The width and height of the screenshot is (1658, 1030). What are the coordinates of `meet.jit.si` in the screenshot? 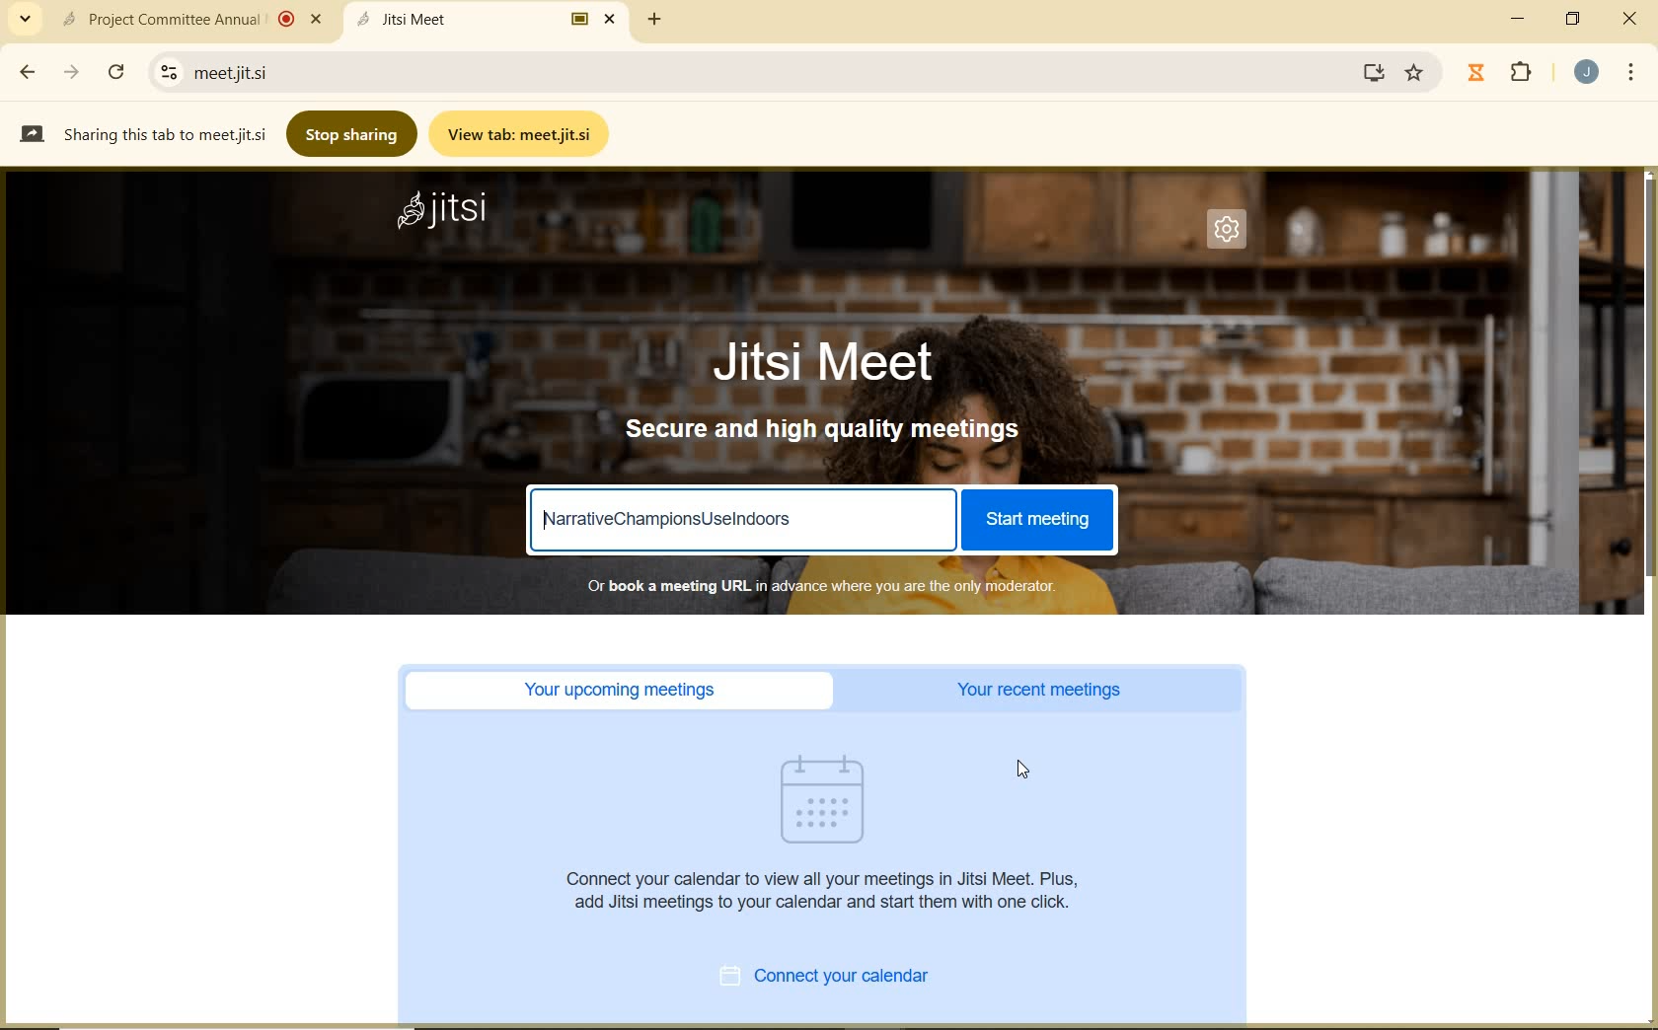 It's located at (312, 72).